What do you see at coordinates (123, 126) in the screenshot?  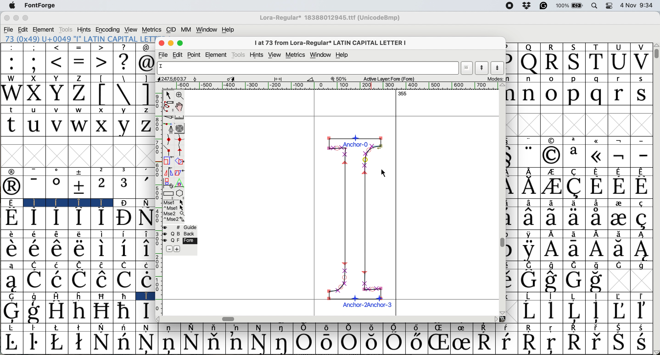 I see `y` at bounding box center [123, 126].